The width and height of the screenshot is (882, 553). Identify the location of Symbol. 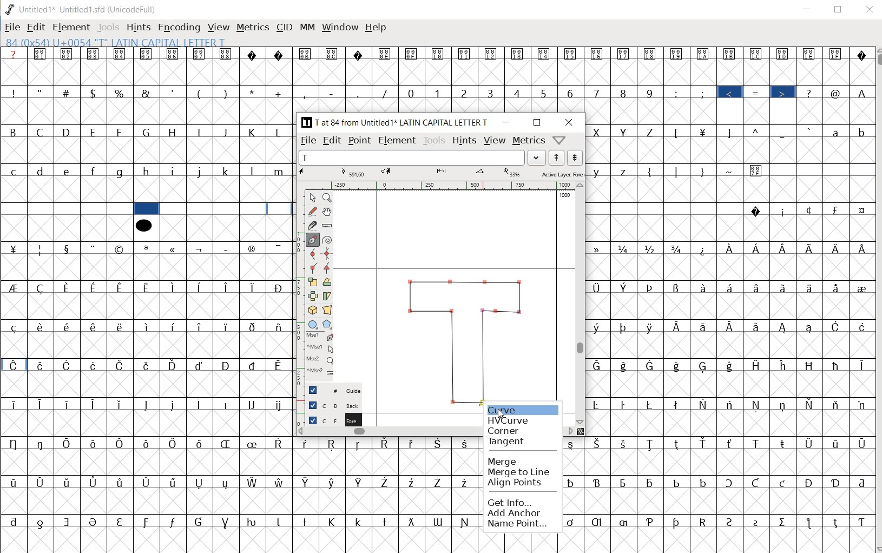
(626, 327).